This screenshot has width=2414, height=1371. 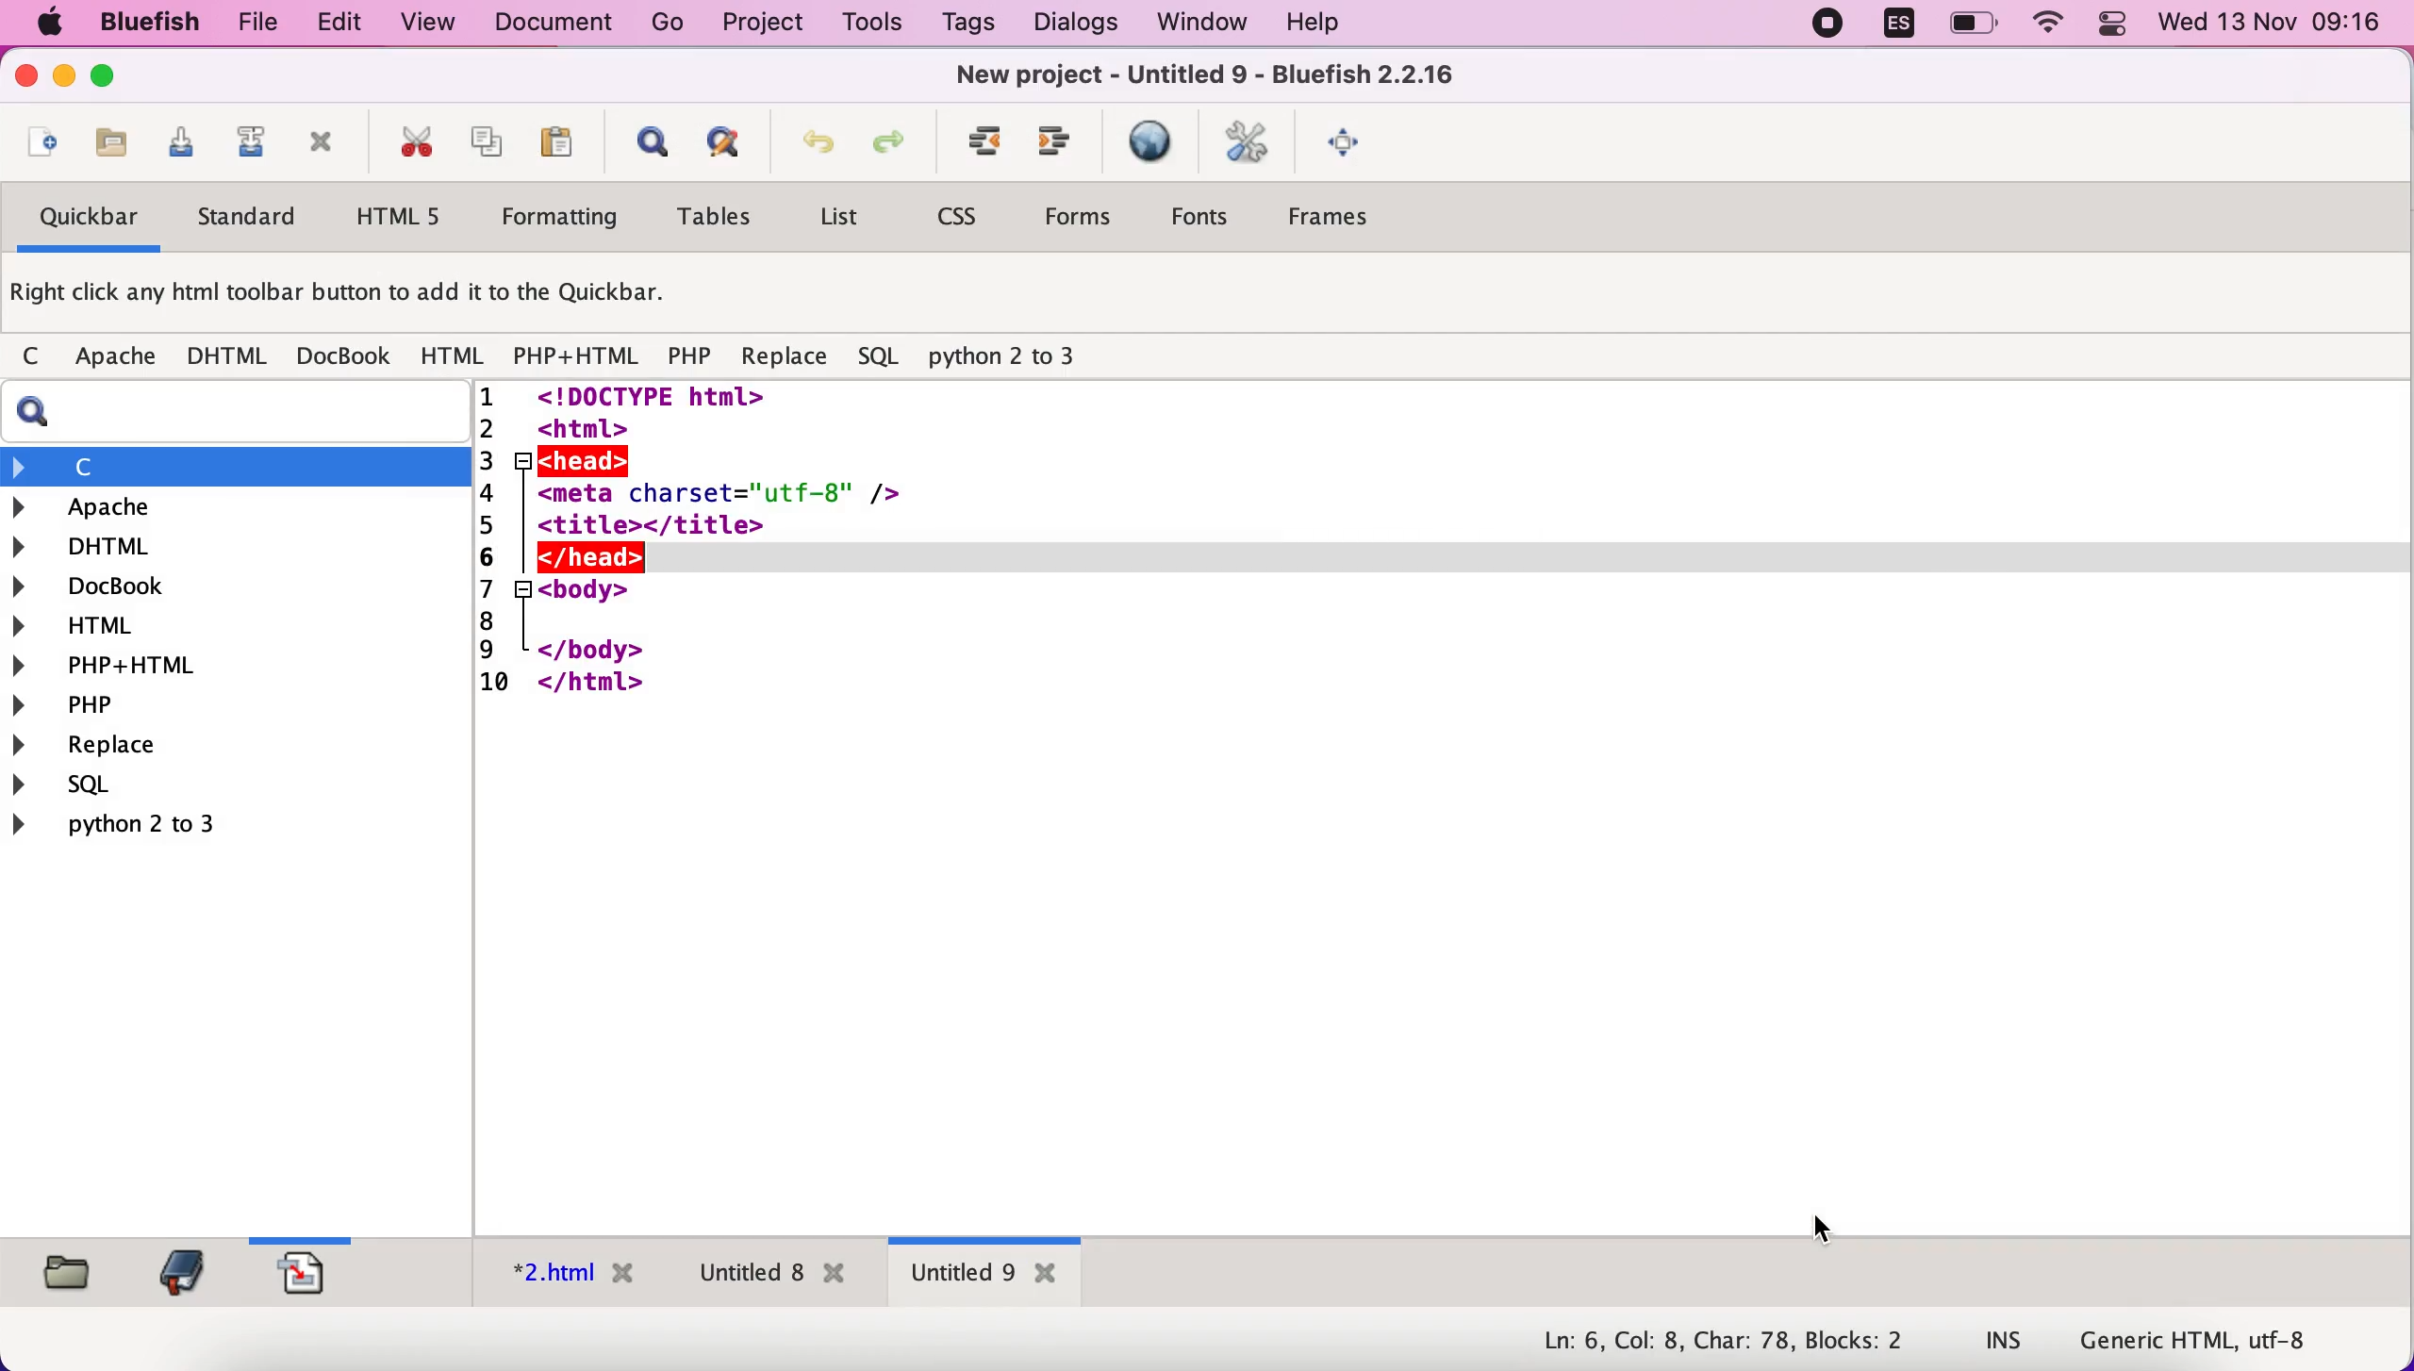 What do you see at coordinates (2051, 25) in the screenshot?
I see `wifi` at bounding box center [2051, 25].